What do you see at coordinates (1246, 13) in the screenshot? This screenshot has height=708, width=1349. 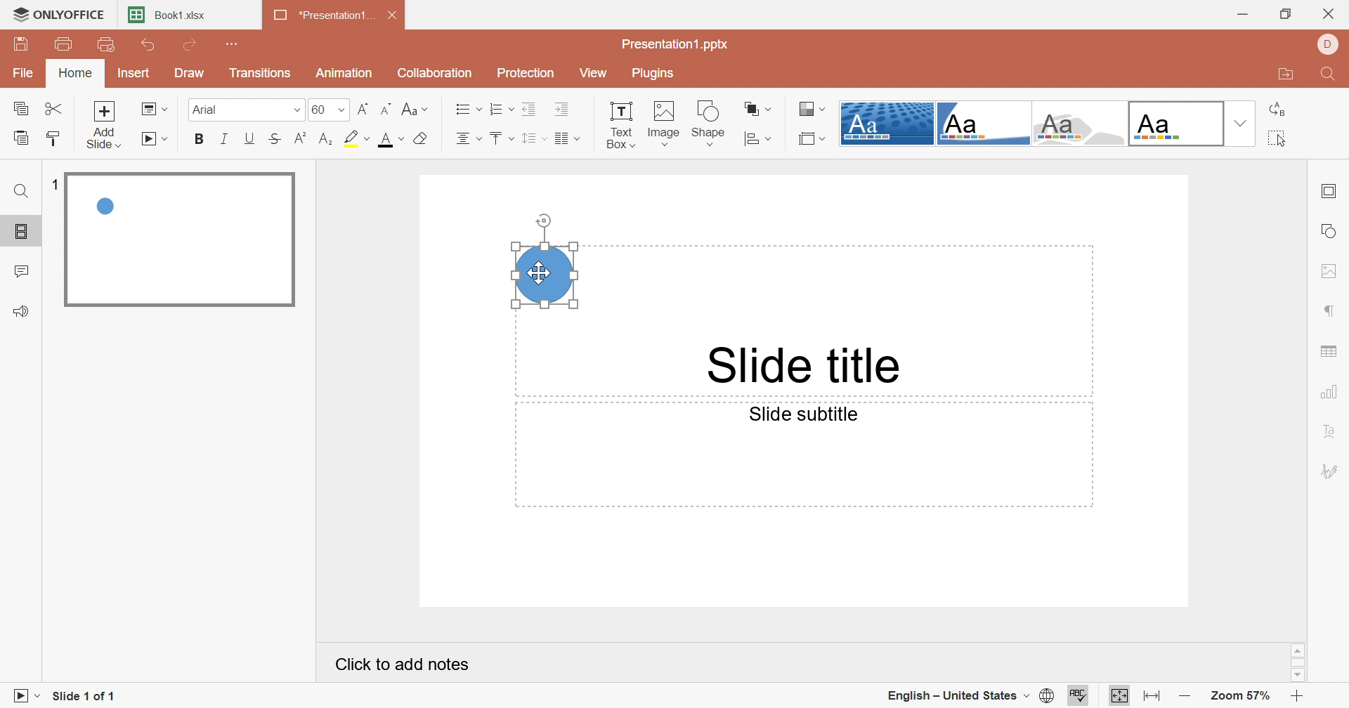 I see `Minimize` at bounding box center [1246, 13].